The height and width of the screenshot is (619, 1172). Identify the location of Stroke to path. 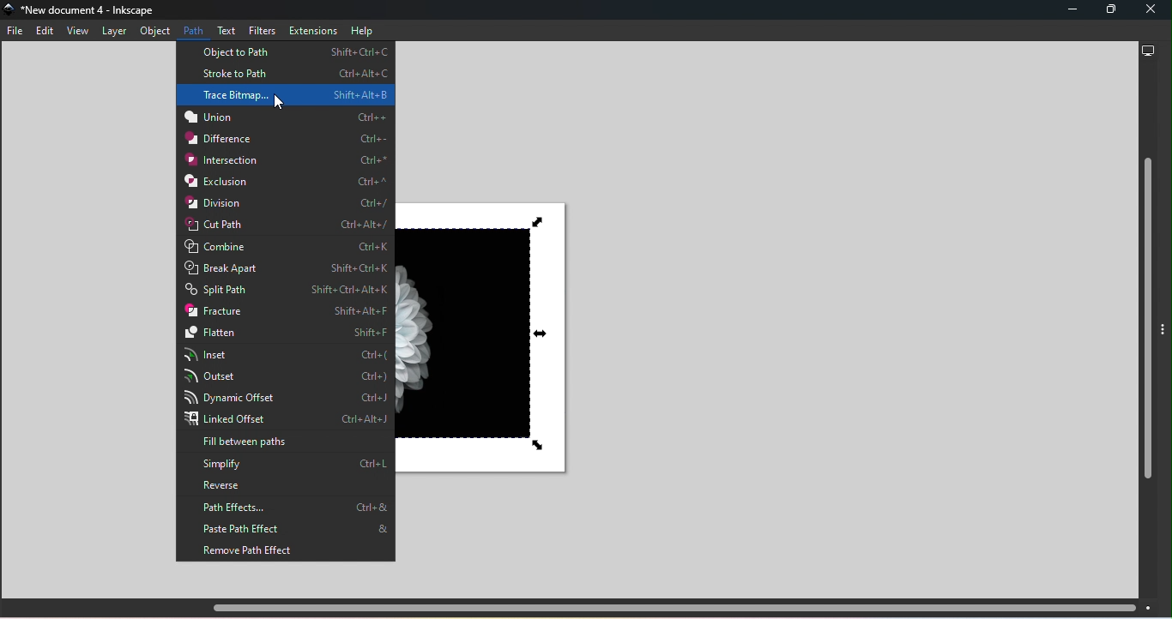
(290, 73).